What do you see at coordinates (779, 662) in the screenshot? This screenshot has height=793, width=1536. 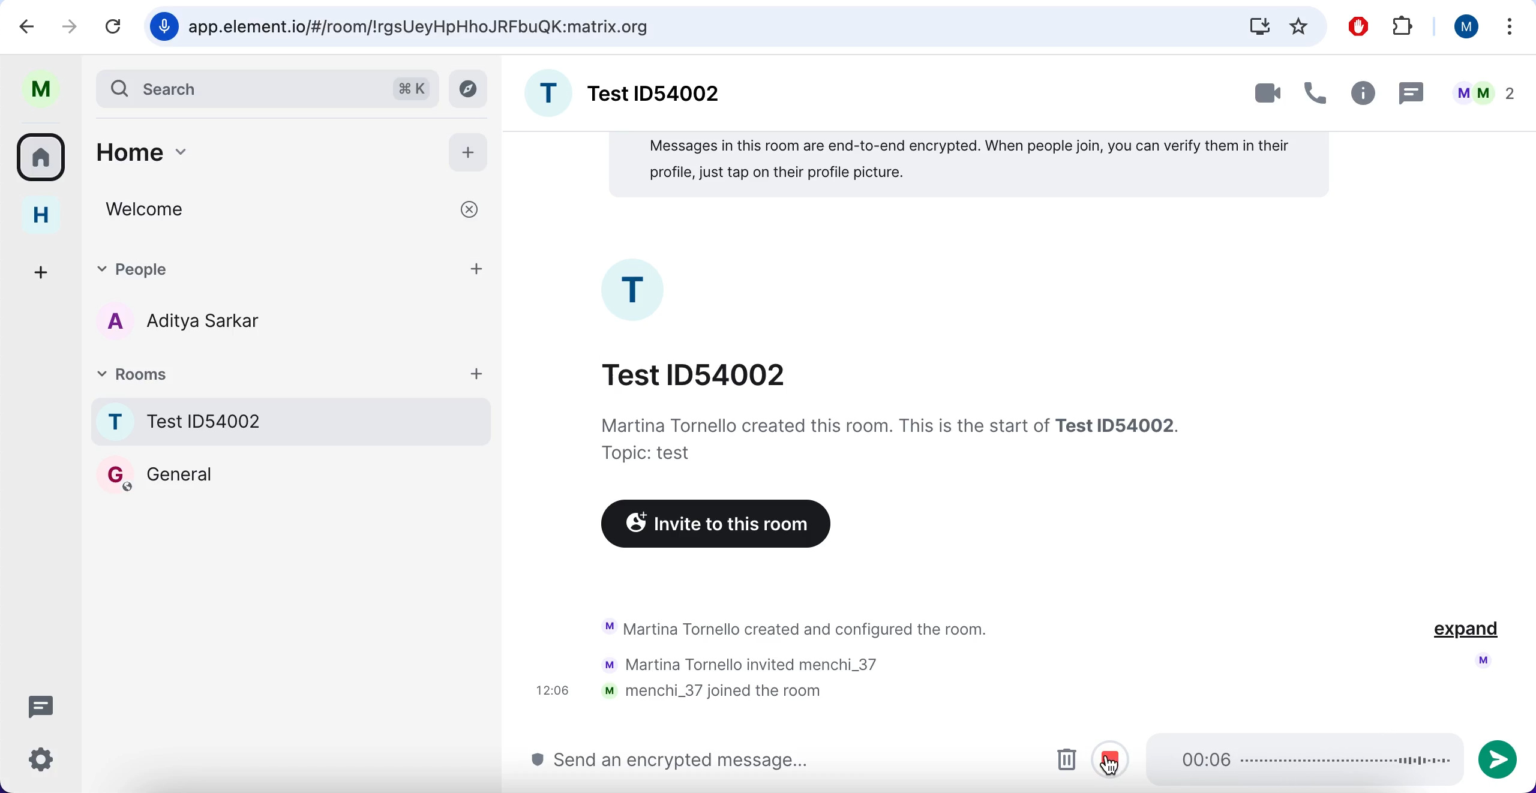 I see `activity chat` at bounding box center [779, 662].